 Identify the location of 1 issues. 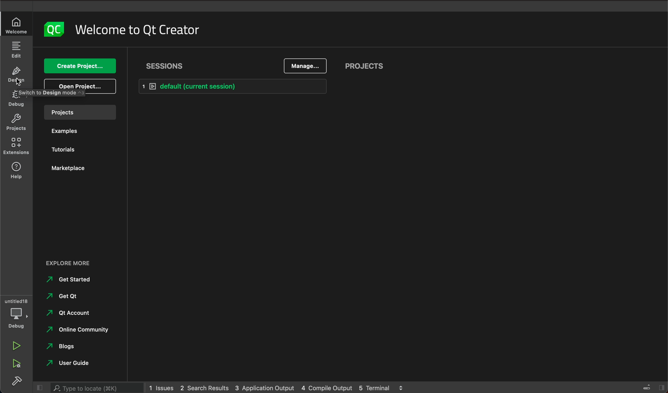
(162, 387).